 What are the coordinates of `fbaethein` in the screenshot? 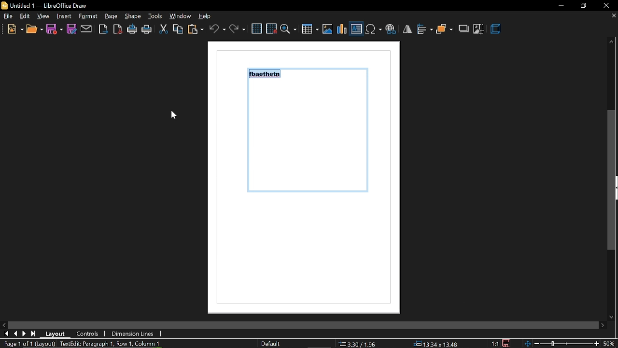 It's located at (263, 74).